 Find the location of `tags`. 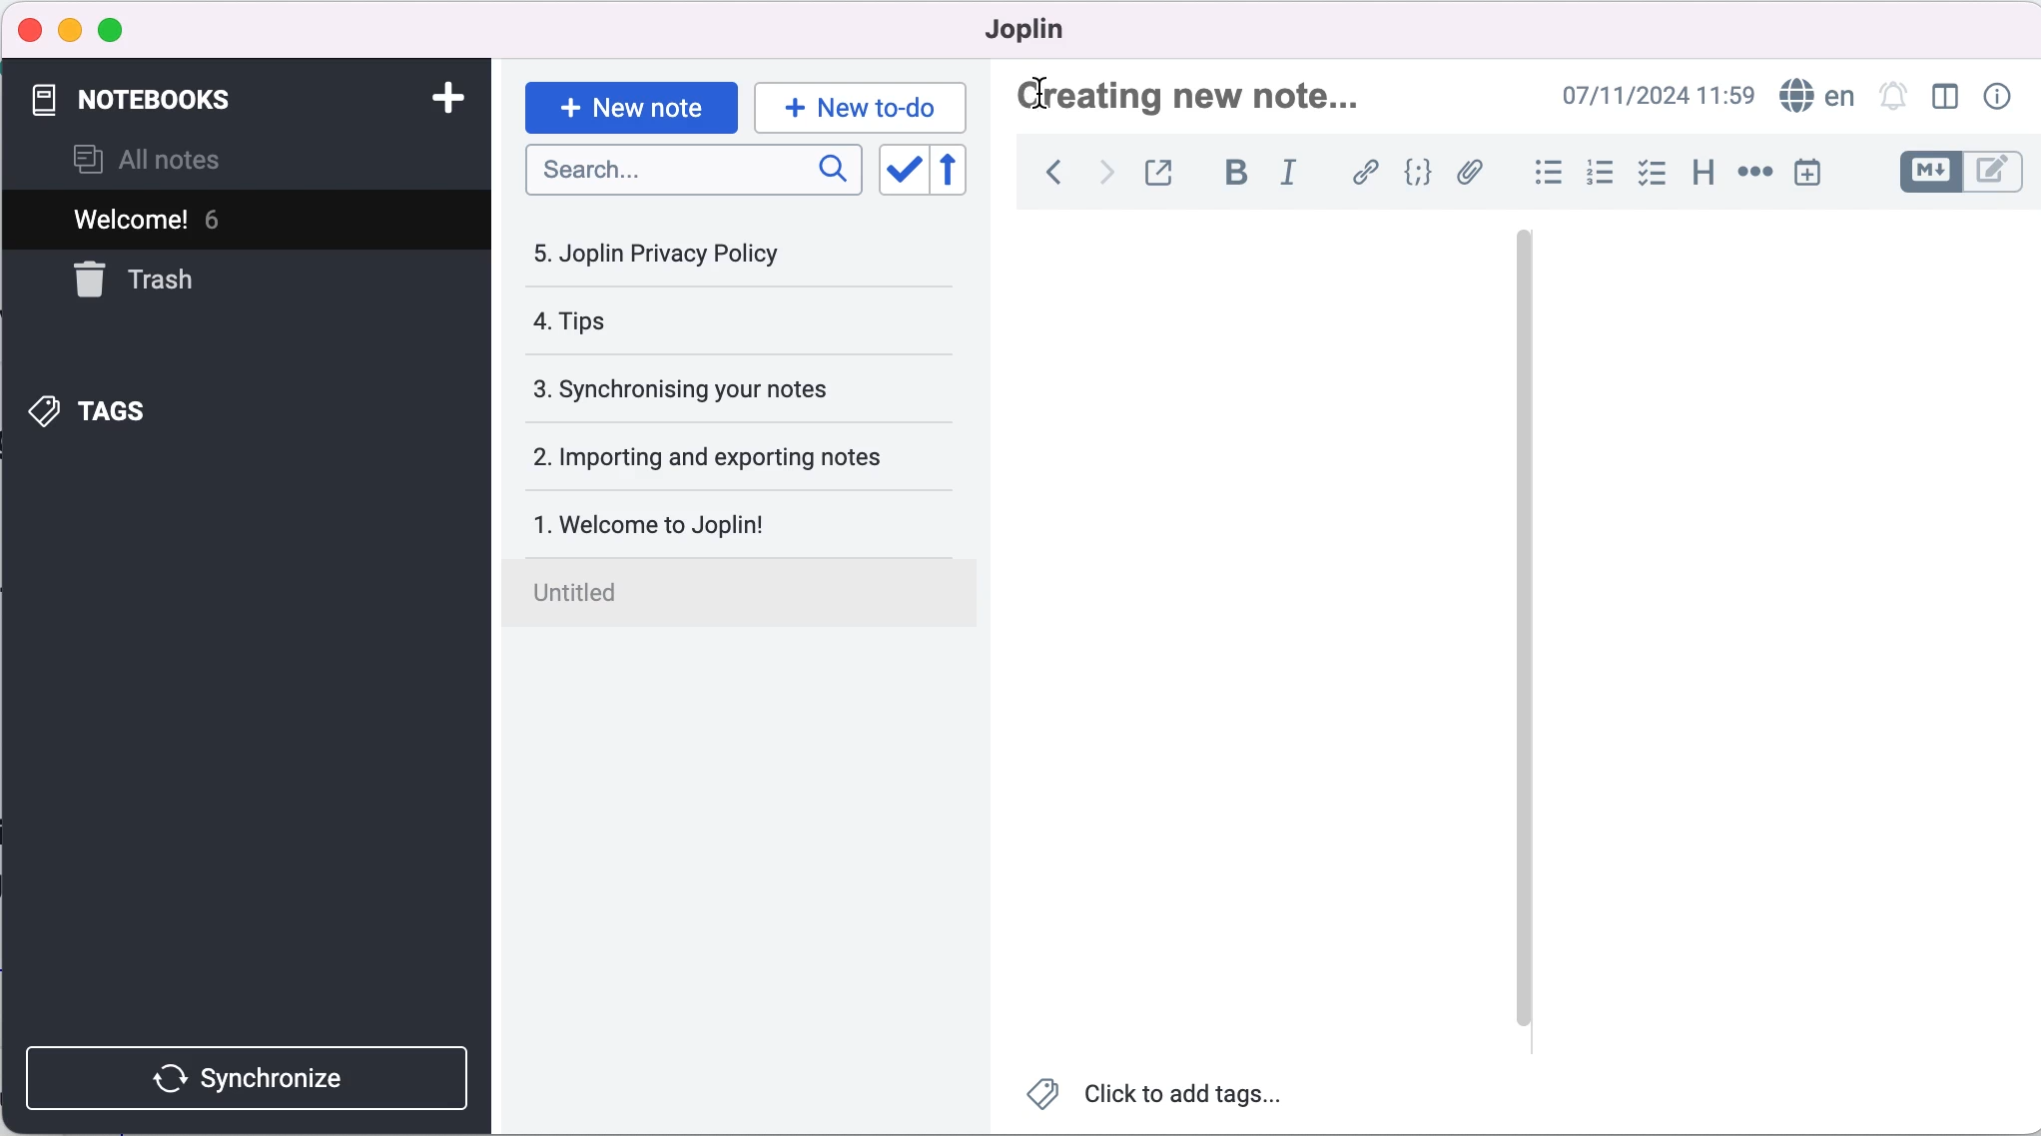

tags is located at coordinates (109, 409).